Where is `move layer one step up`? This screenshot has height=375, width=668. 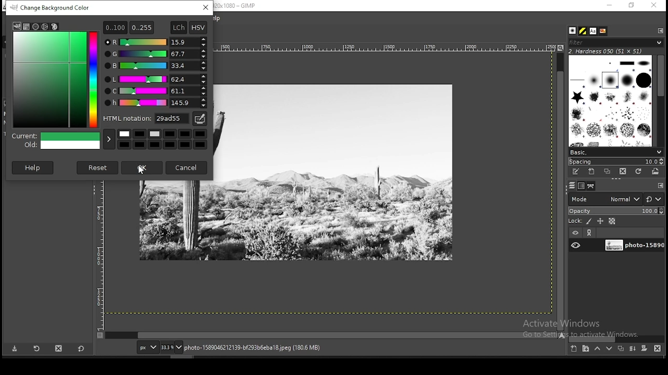 move layer one step up is located at coordinates (597, 348).